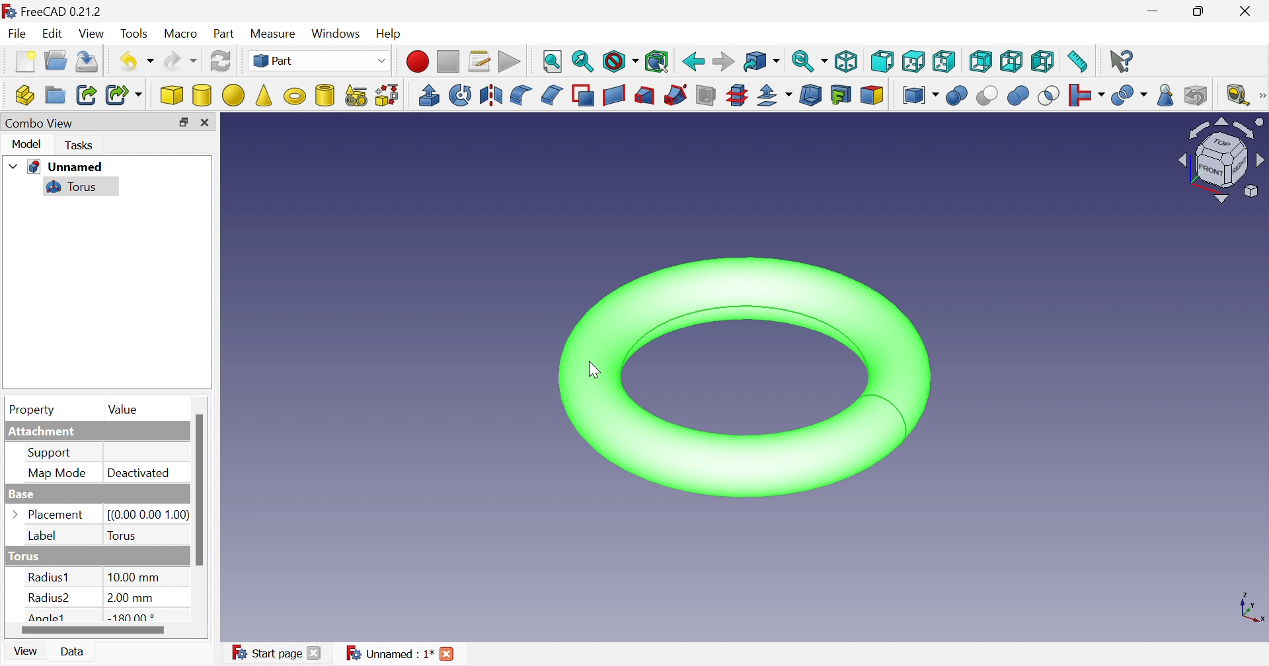 This screenshot has height=666, width=1269. Describe the element at coordinates (744, 378) in the screenshot. I see `Torus(selected shape)` at that location.